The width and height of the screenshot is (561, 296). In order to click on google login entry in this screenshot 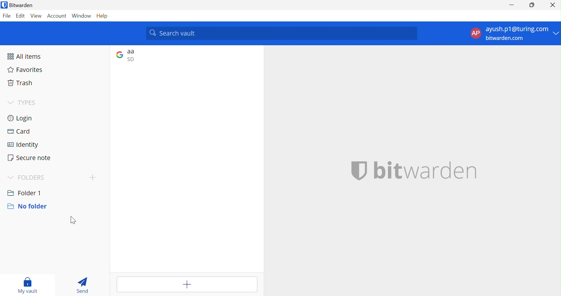, I will do `click(180, 54)`.